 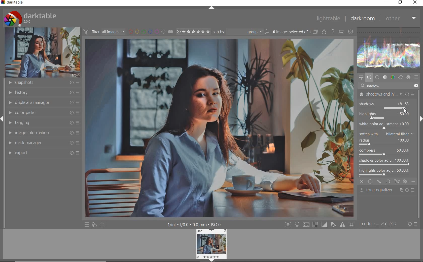 I want to click on selected Image range rating, so click(x=193, y=32).